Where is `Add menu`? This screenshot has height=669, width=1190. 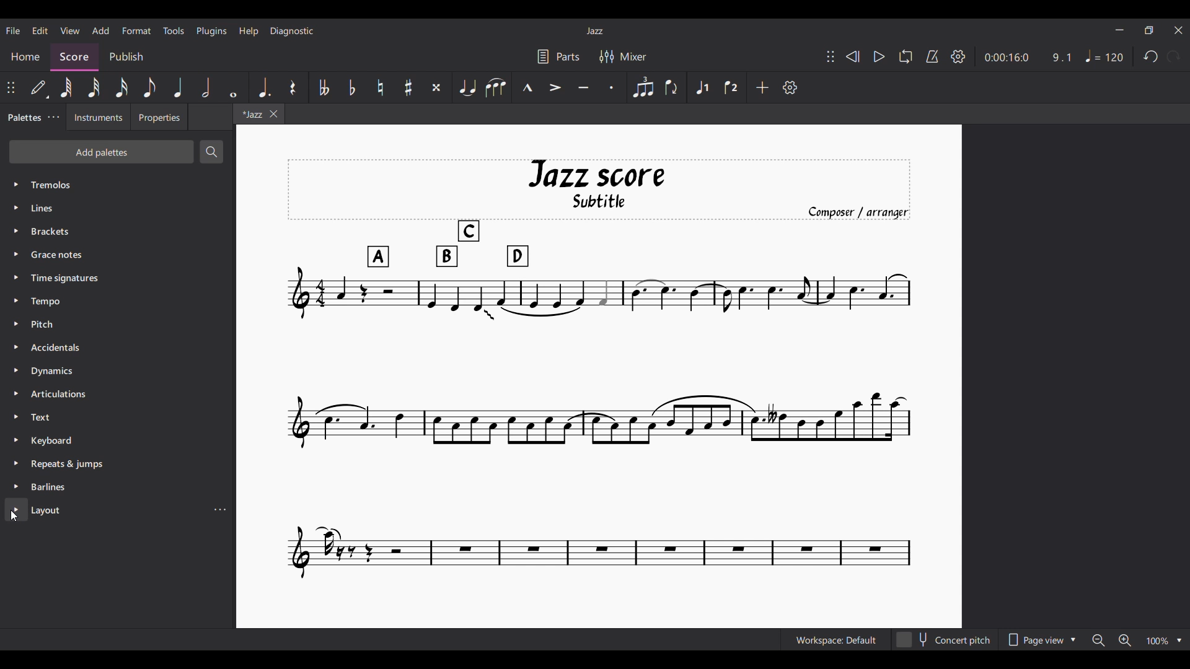
Add menu is located at coordinates (100, 30).